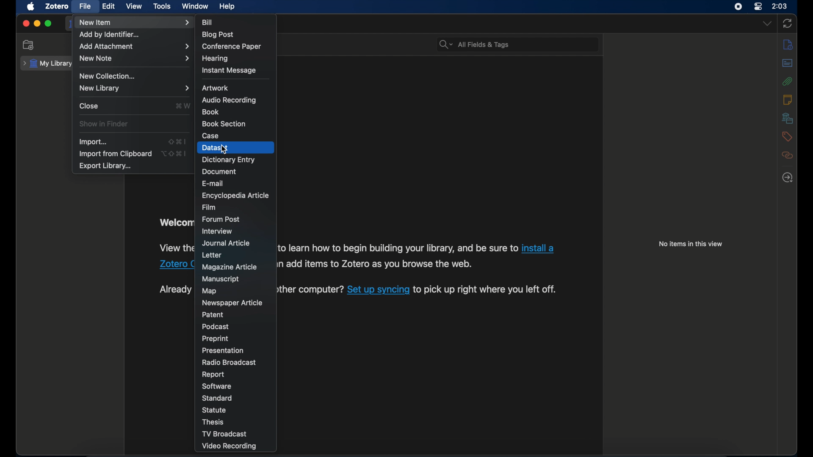 This screenshot has width=813, height=457. I want to click on tags, so click(788, 137).